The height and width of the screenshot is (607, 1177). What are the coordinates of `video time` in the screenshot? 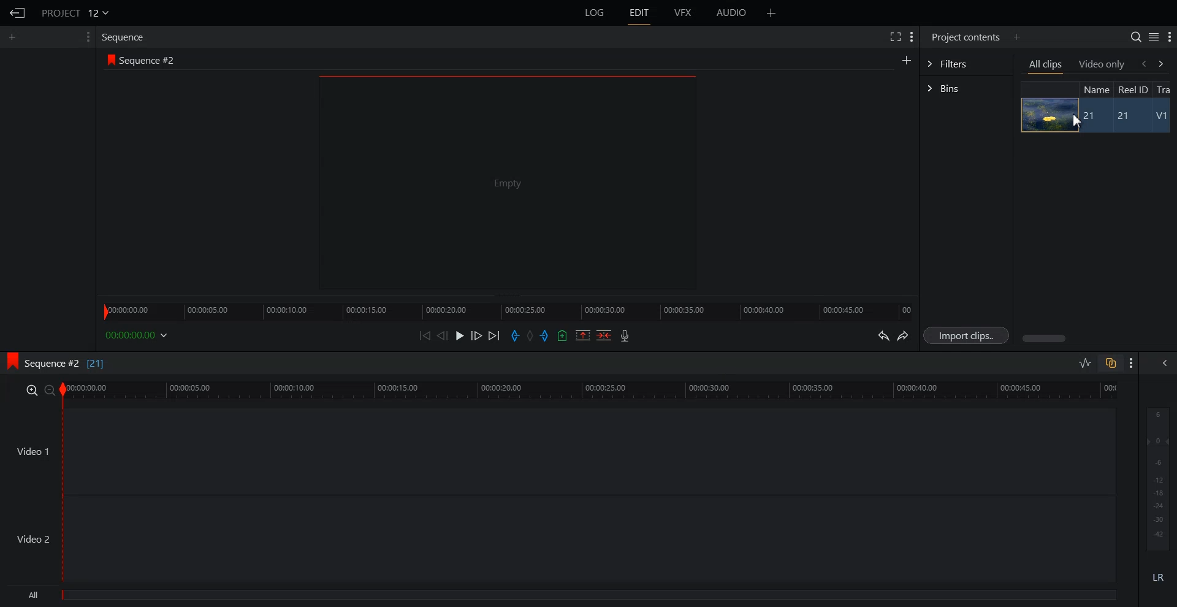 It's located at (592, 389).